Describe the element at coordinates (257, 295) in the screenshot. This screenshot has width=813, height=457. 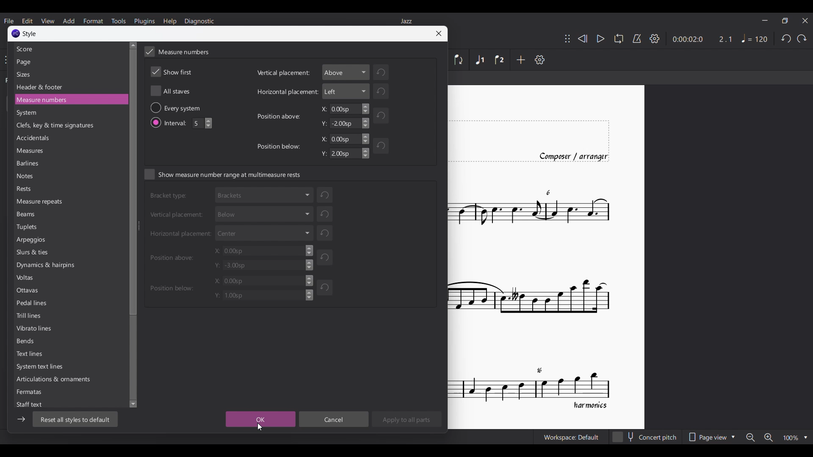
I see `Y` at that location.